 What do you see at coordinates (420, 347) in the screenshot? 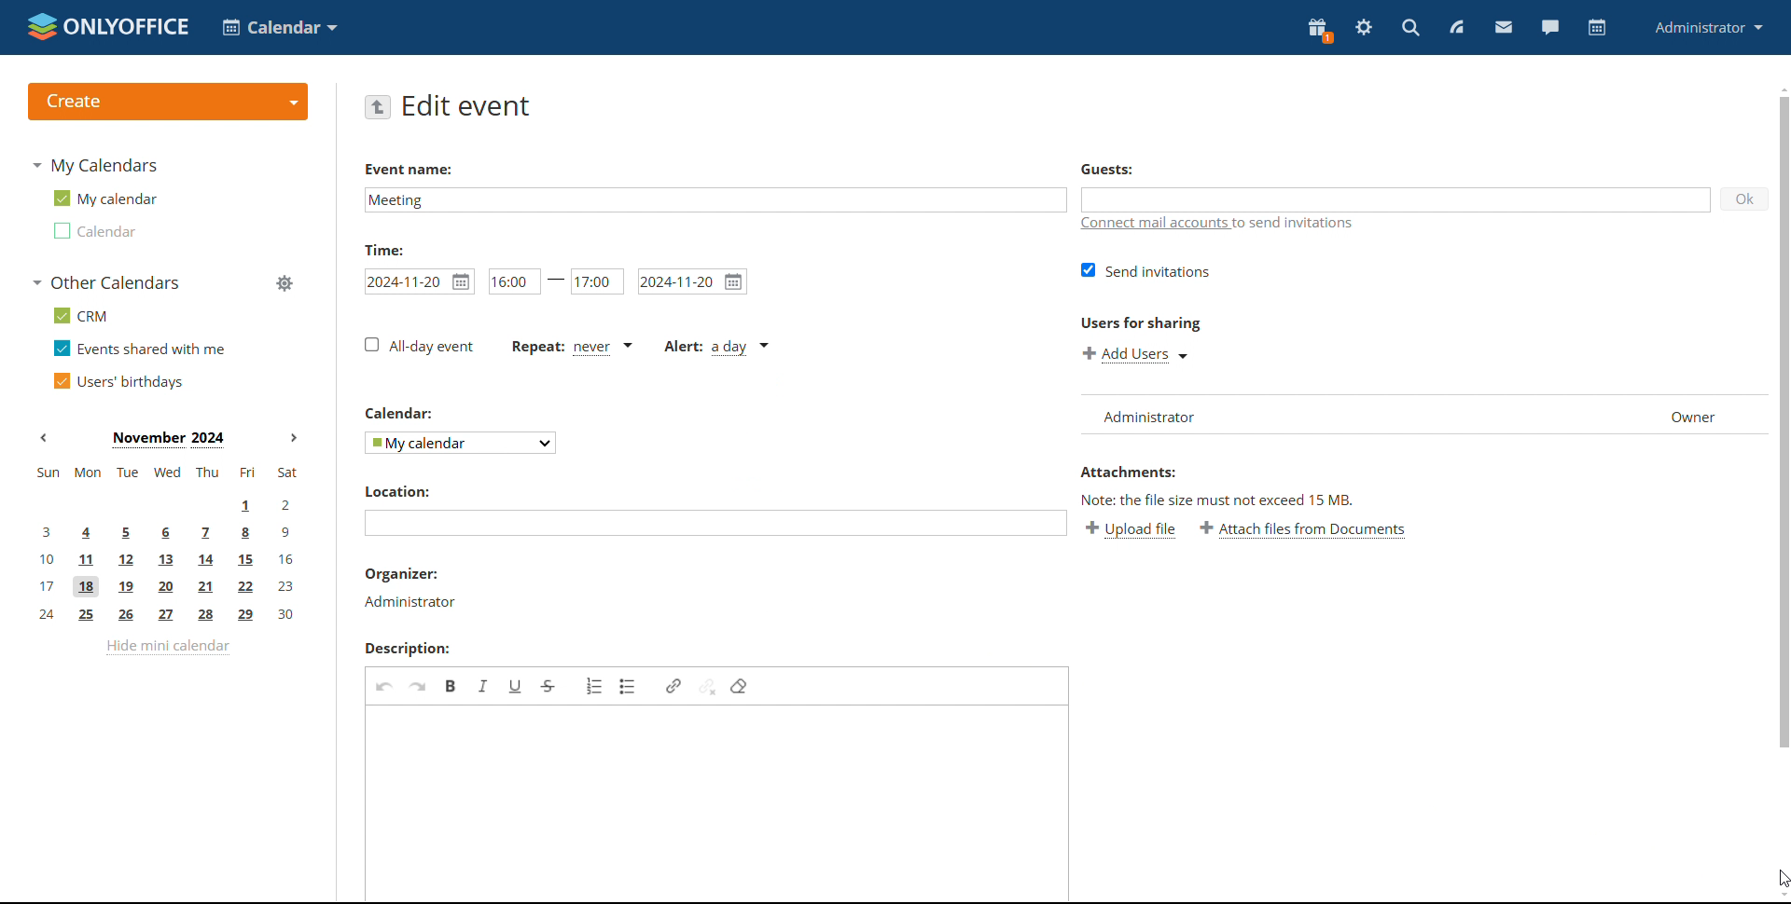
I see `all-day event checkbox` at bounding box center [420, 347].